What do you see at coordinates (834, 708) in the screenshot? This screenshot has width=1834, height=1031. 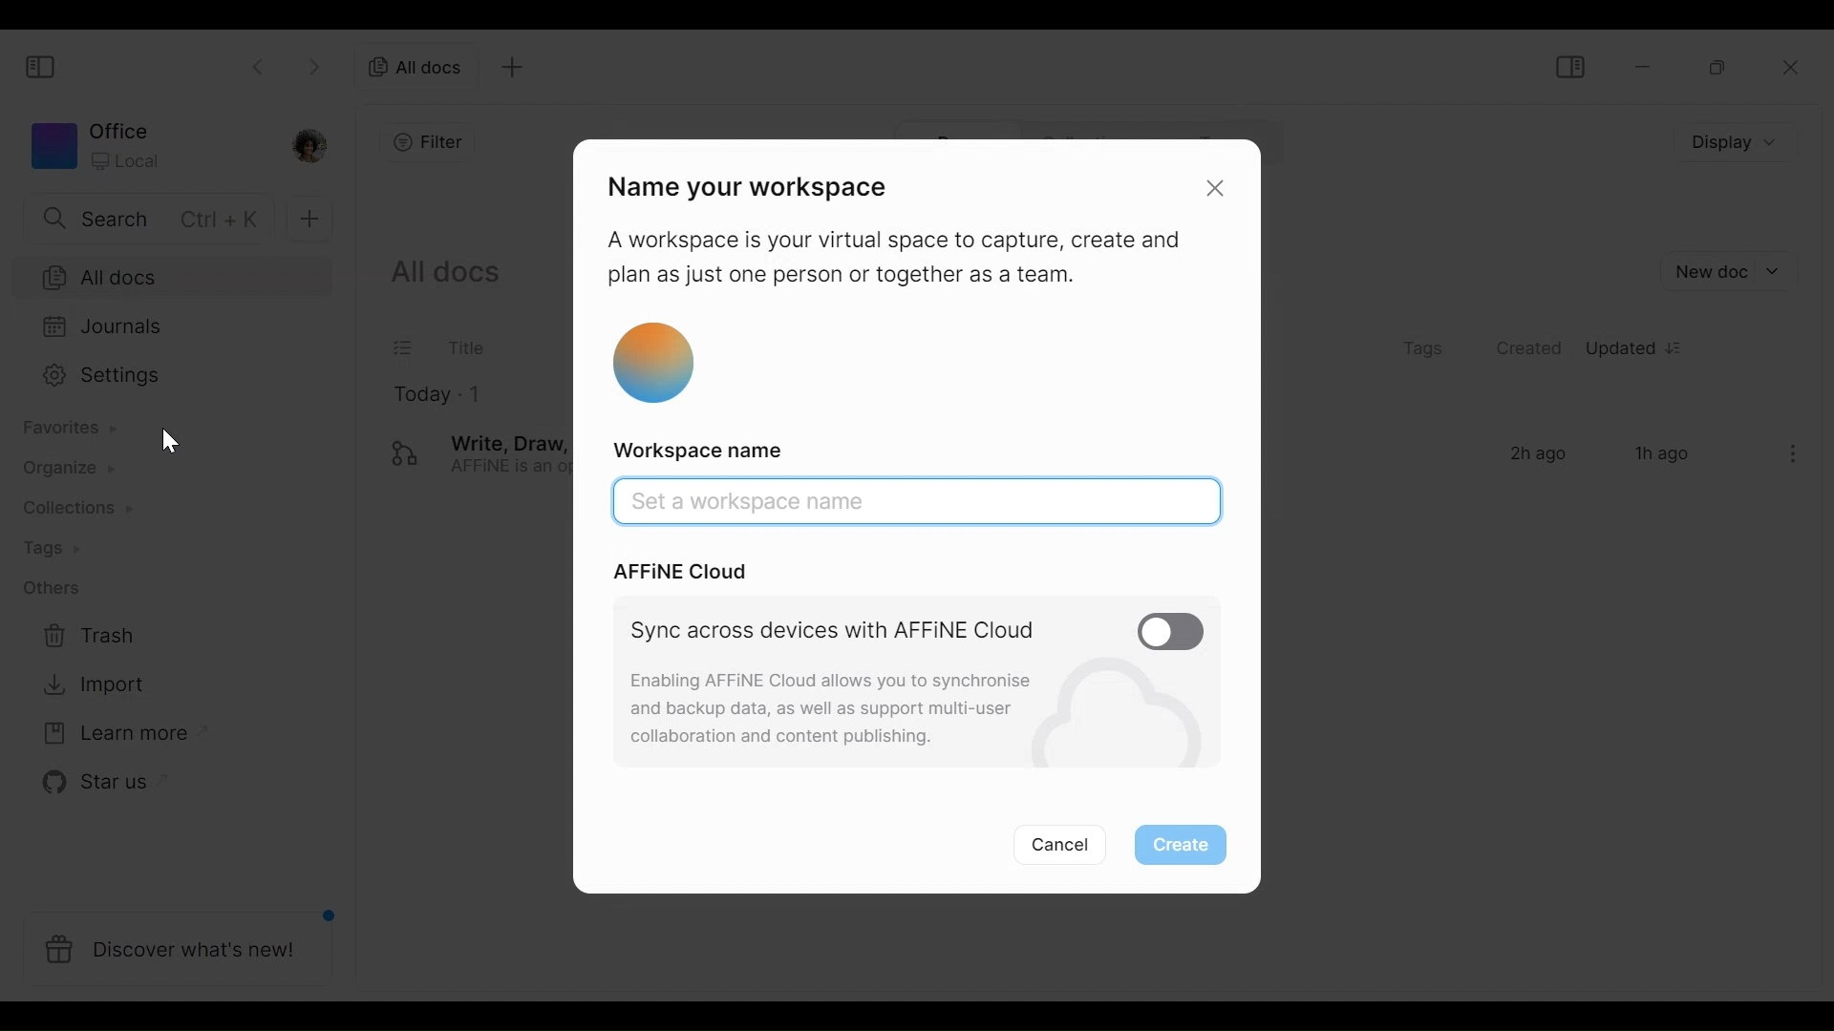 I see `Enabling AFFINE Cloud allows you to synchronise
and backup data, as well as support multi-user
collaboration and content publishing.` at bounding box center [834, 708].